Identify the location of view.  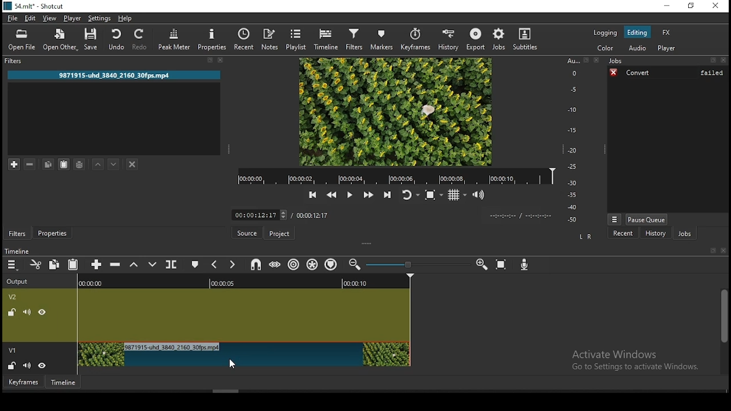
(50, 19).